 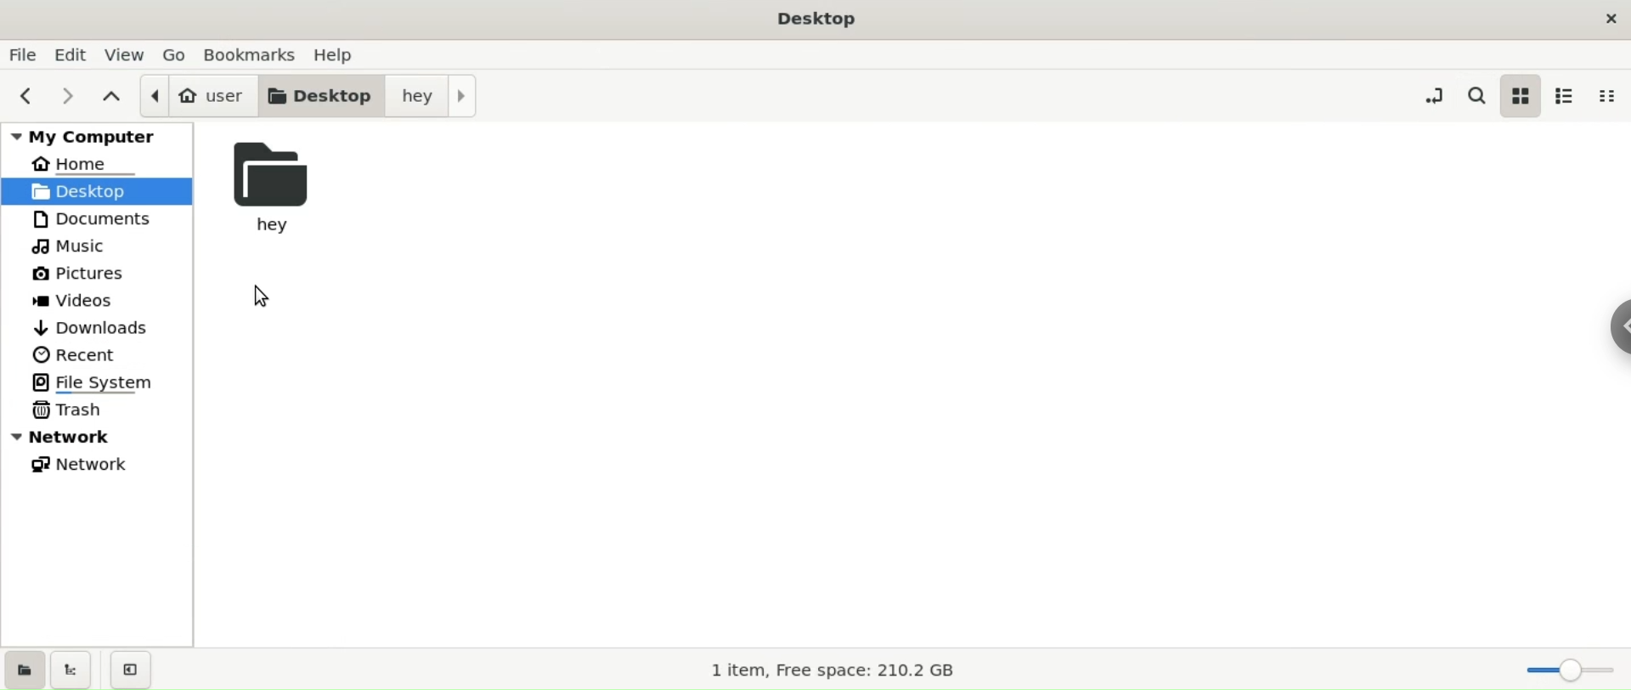 I want to click on pictures, so click(x=107, y=275).